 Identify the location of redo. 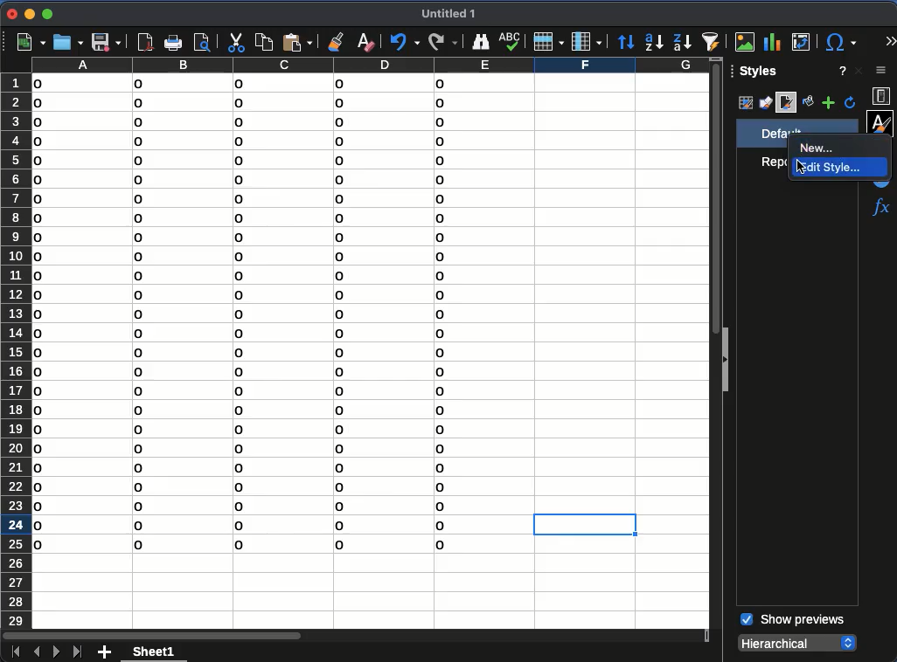
(442, 40).